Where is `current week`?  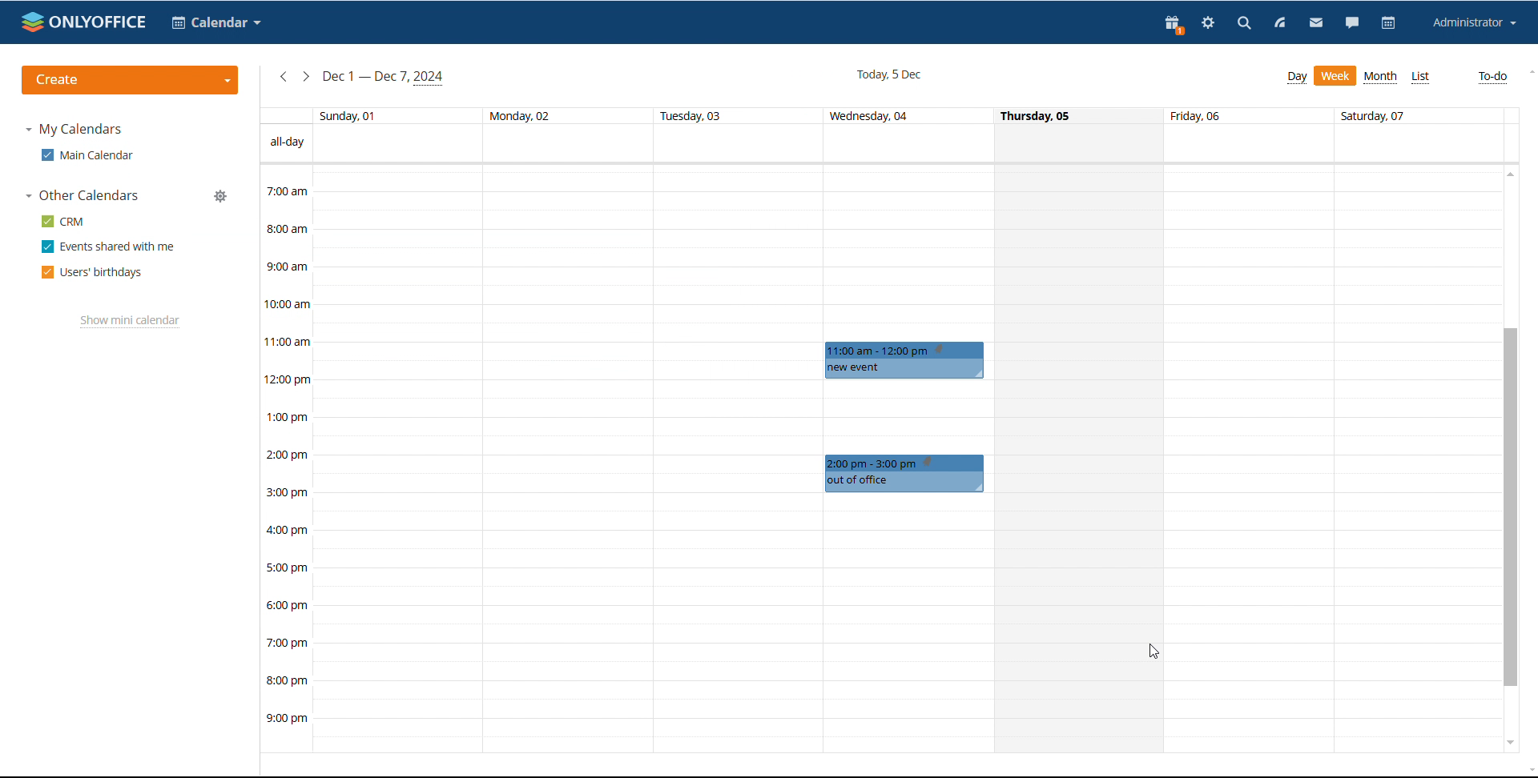
current week is located at coordinates (385, 78).